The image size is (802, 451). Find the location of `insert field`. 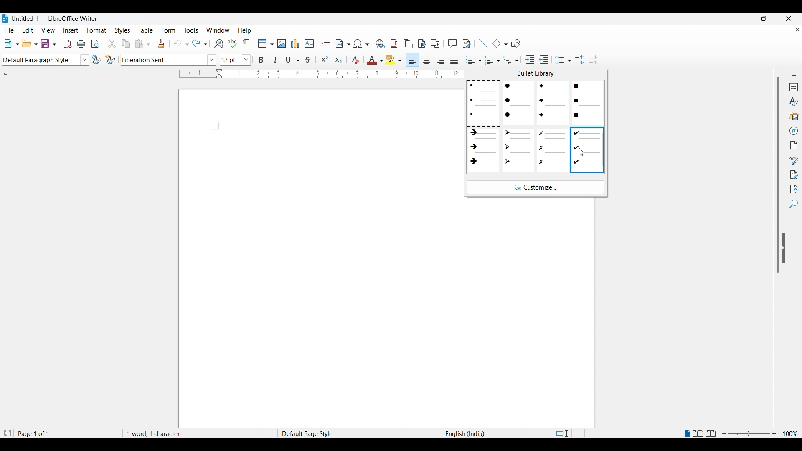

insert field is located at coordinates (342, 43).